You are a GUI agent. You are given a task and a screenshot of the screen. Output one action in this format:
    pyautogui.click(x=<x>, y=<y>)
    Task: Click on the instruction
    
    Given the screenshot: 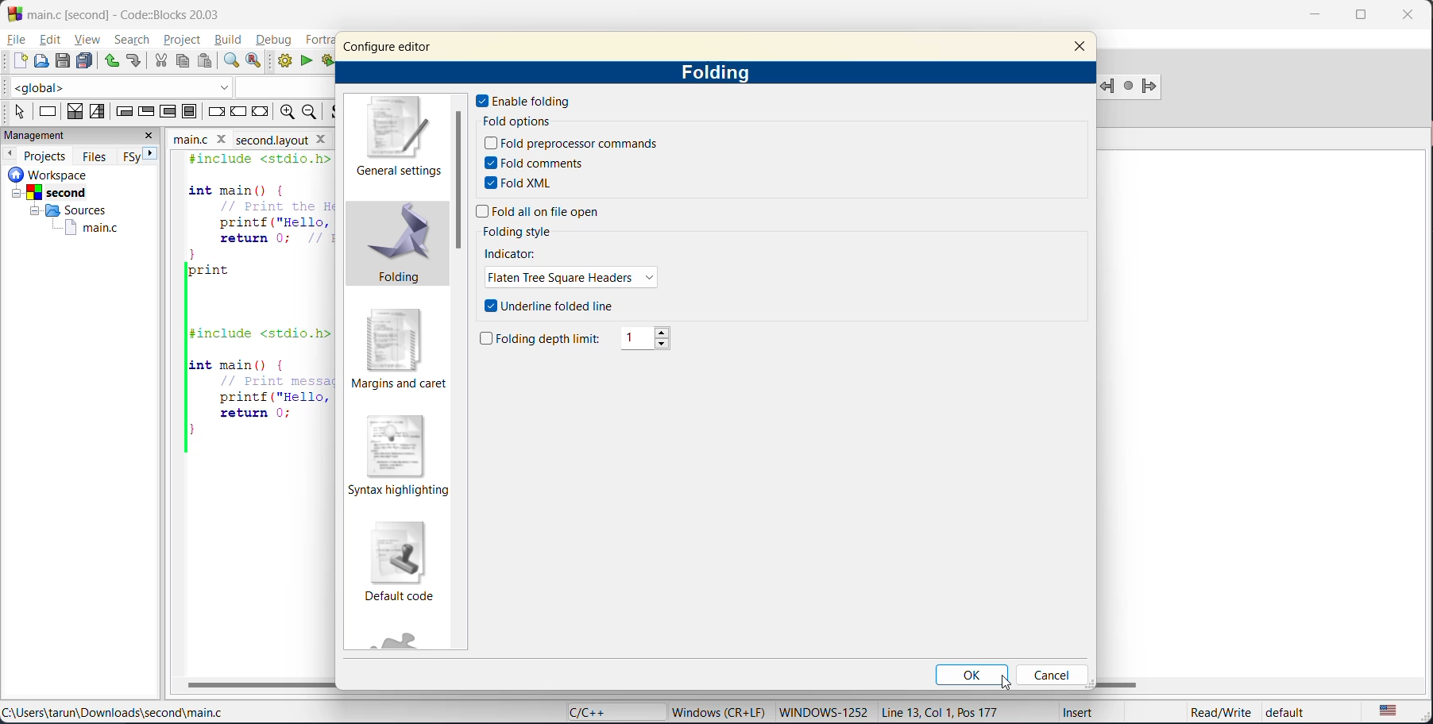 What is the action you would take?
    pyautogui.click(x=48, y=114)
    